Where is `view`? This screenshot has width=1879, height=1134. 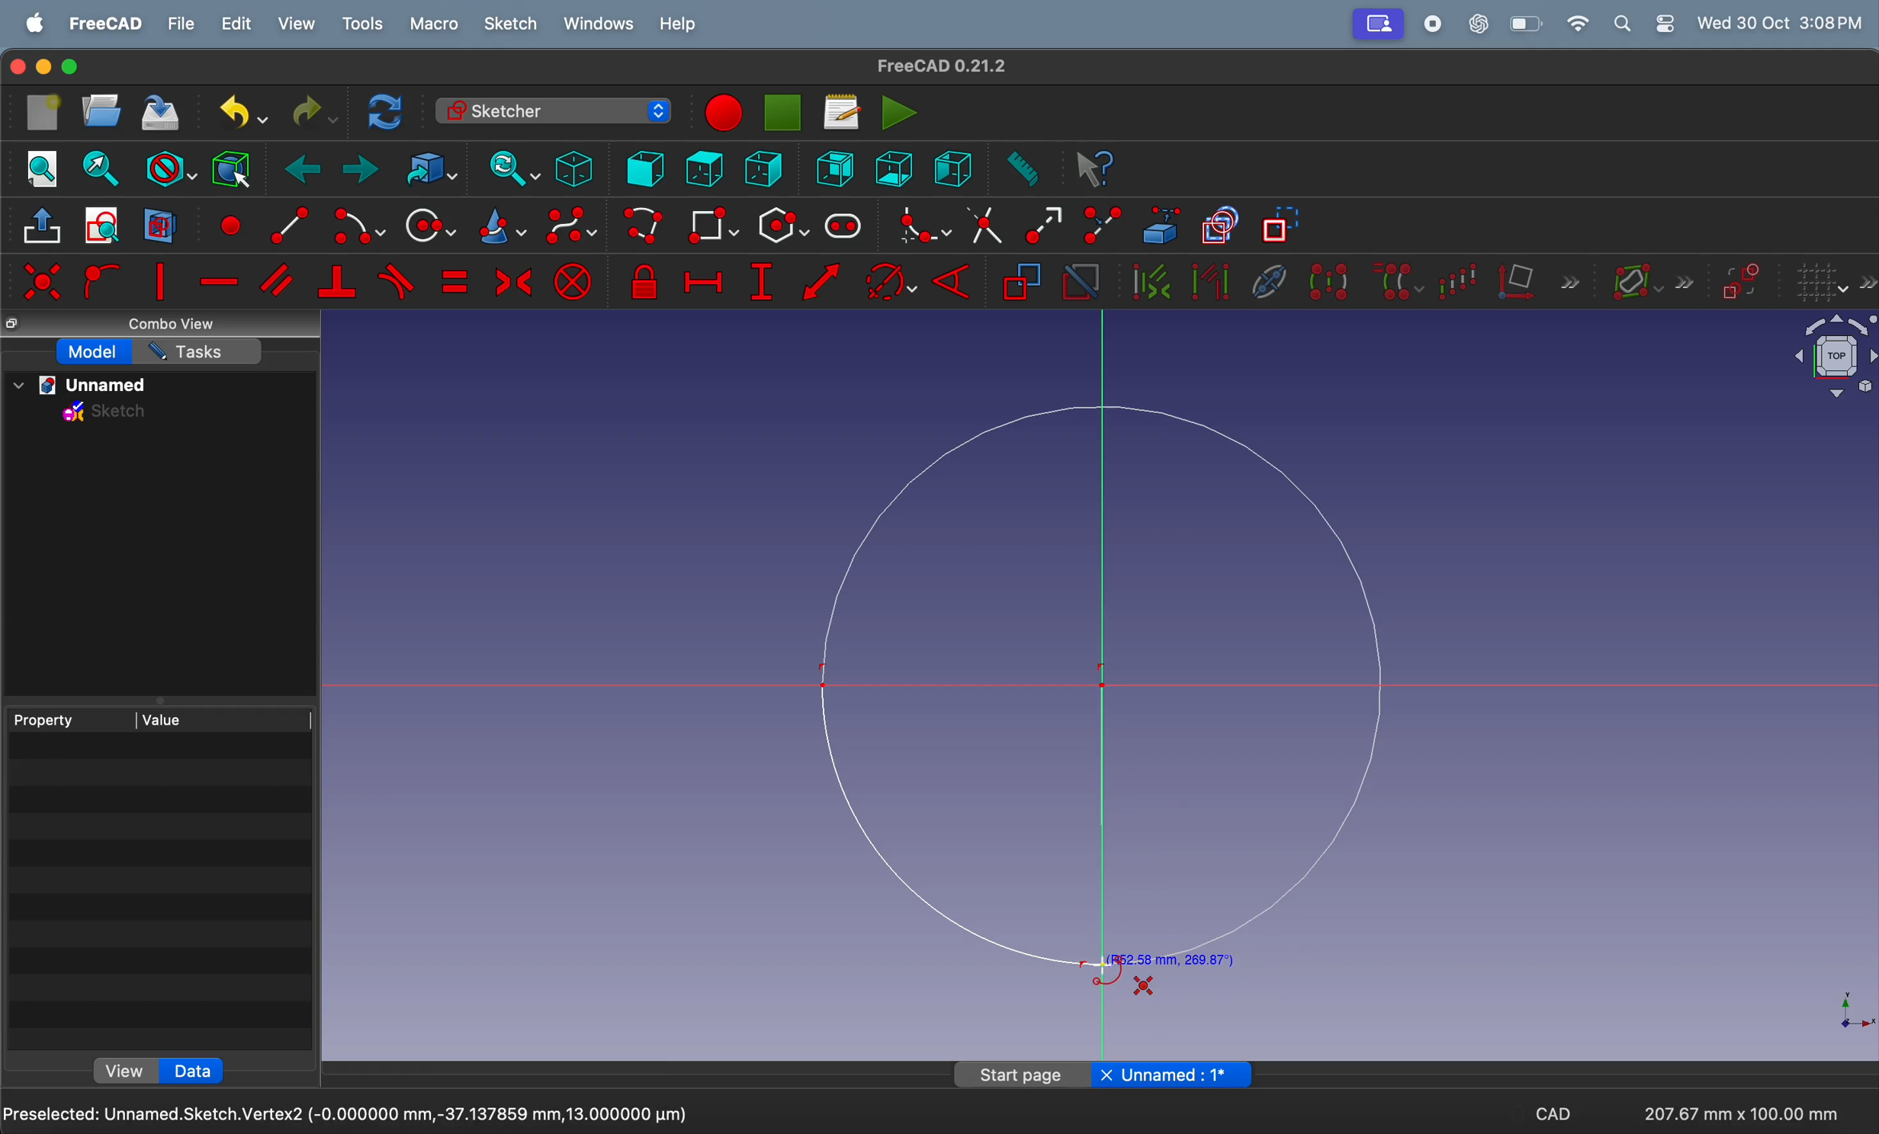
view is located at coordinates (125, 1070).